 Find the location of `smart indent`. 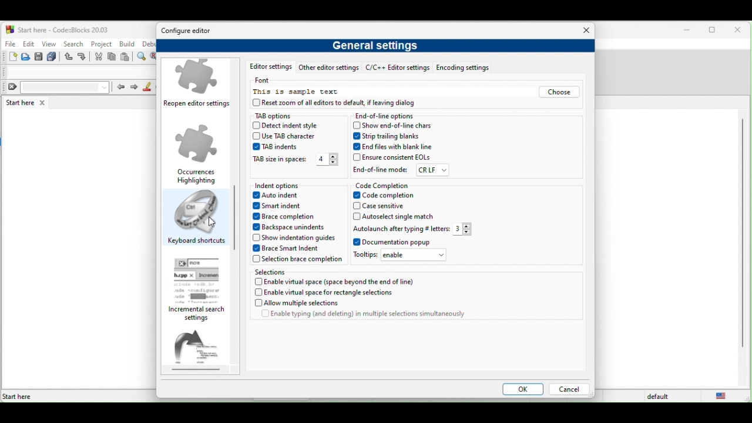

smart indent is located at coordinates (282, 207).